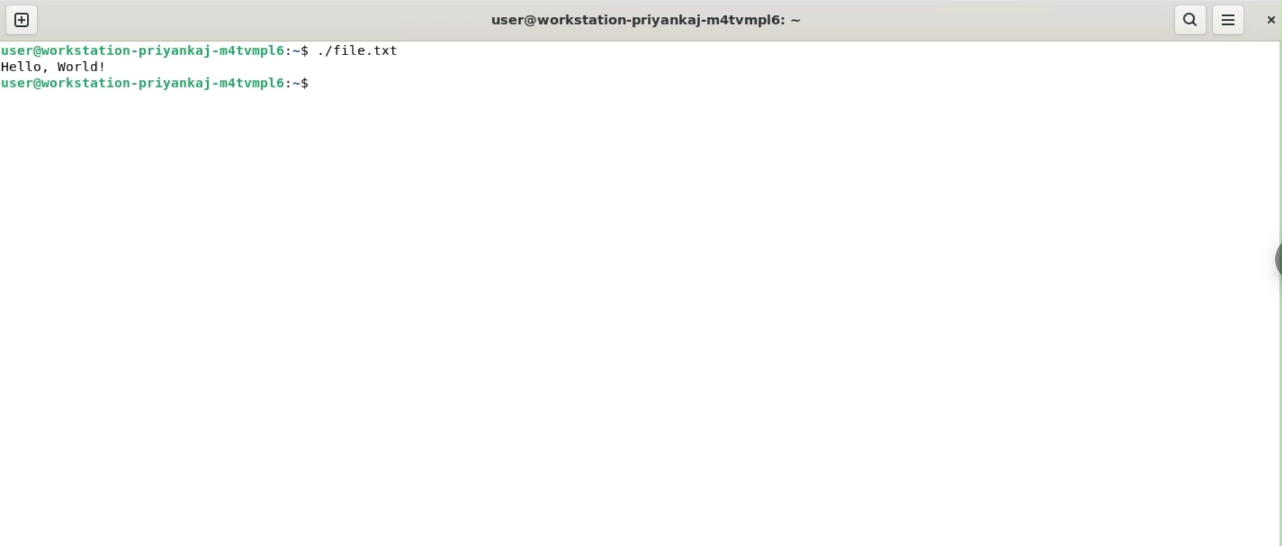 This screenshot has width=1282, height=546. Describe the element at coordinates (646, 19) in the screenshot. I see `user@workstation-priyankaj-m4tvmpl6: ~` at that location.